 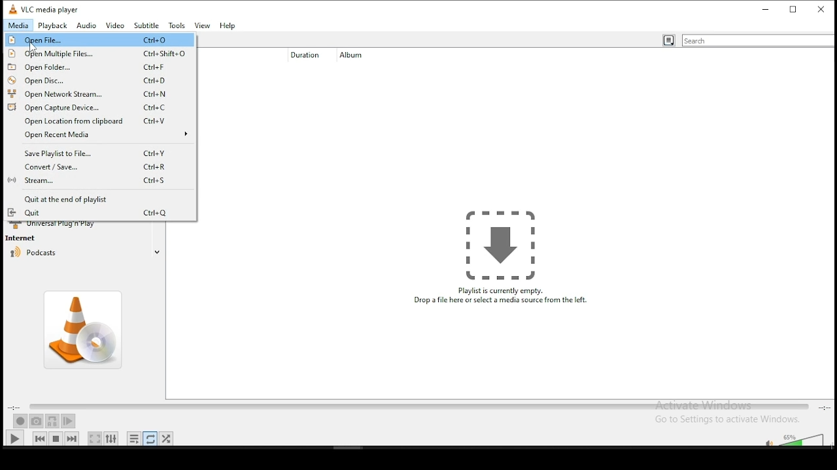 I want to click on next media in the playlist, skips forward when held, so click(x=73, y=438).